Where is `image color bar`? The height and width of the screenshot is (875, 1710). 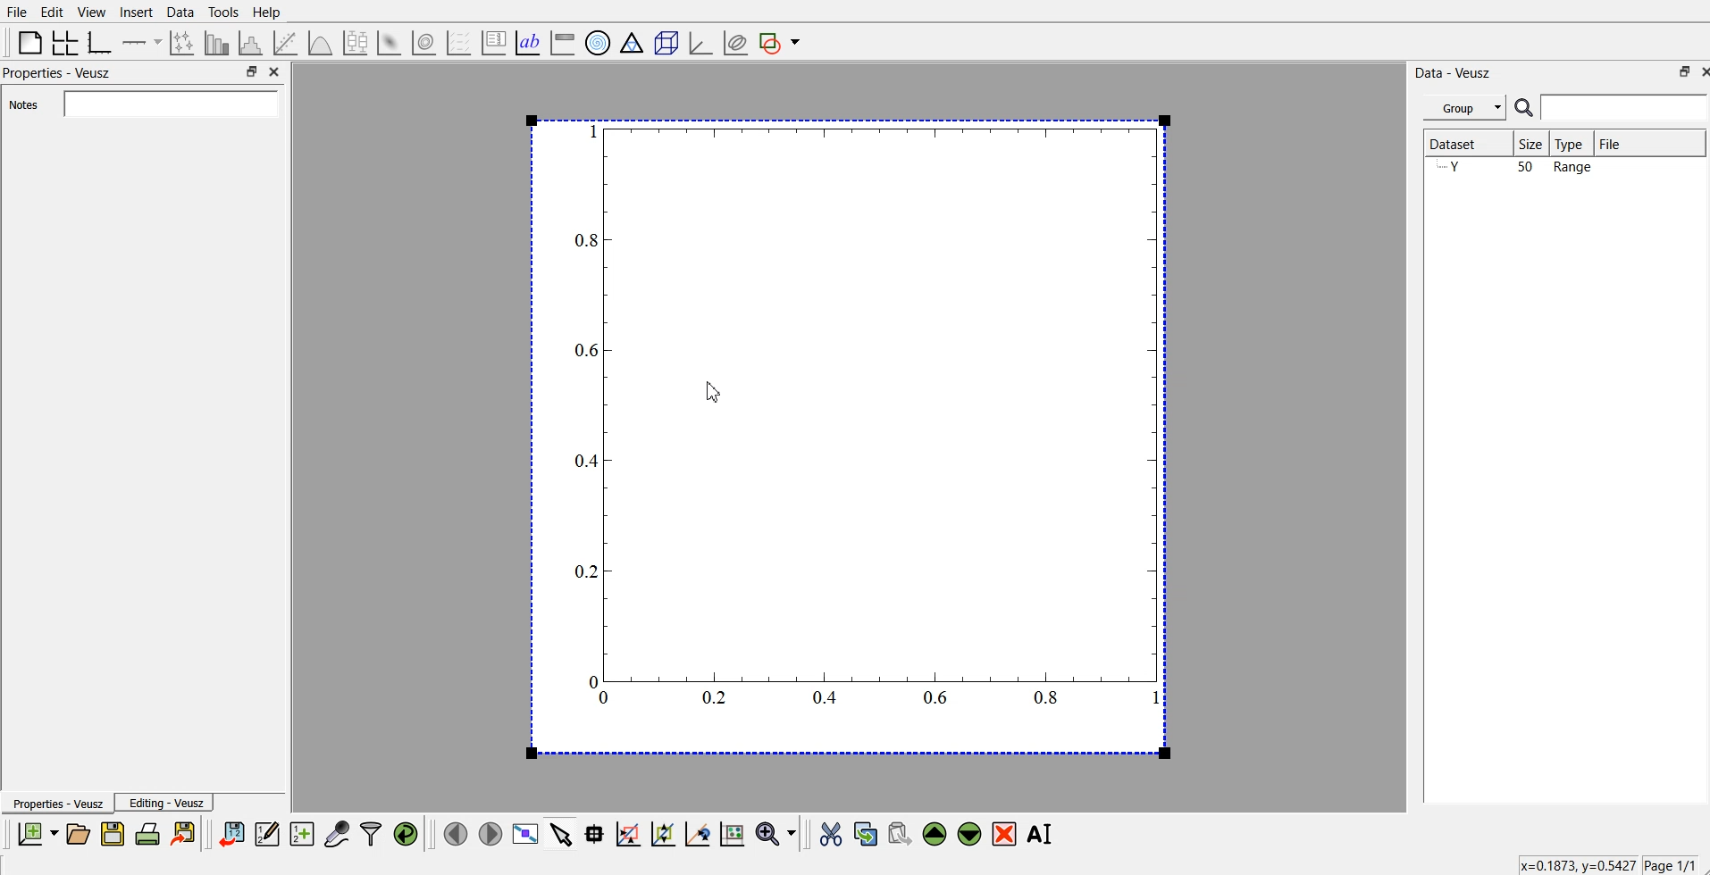
image color bar is located at coordinates (562, 41).